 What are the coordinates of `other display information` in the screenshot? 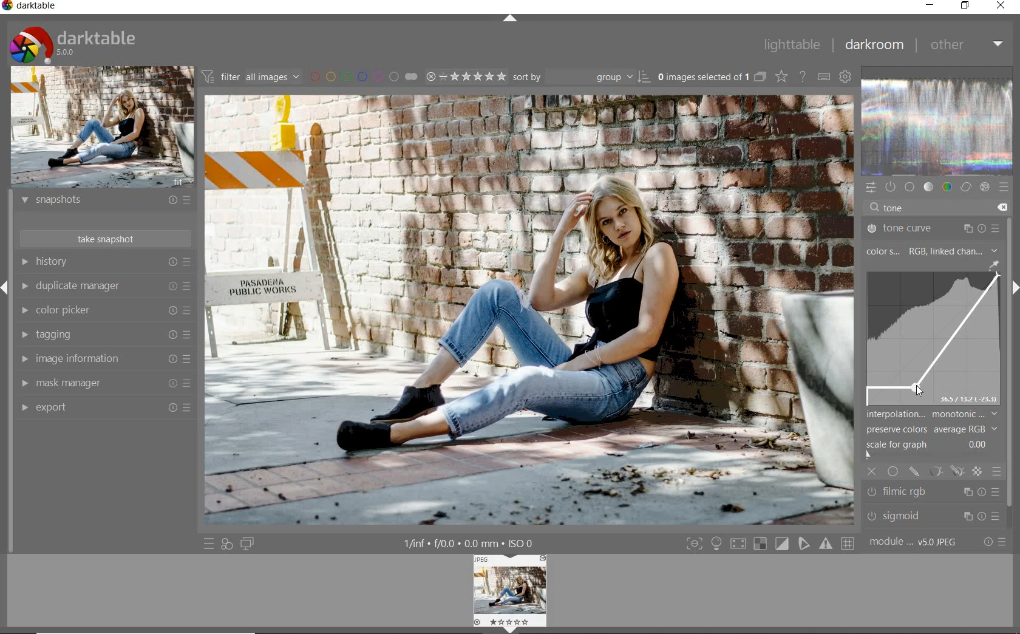 It's located at (471, 543).